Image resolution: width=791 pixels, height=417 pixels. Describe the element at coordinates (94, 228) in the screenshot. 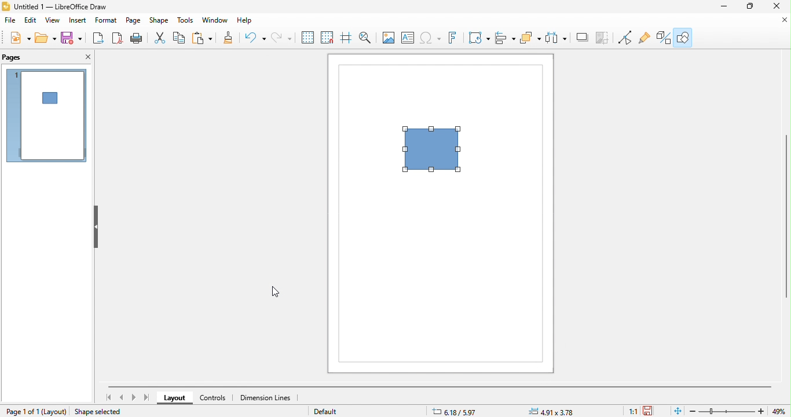

I see `hide` at that location.